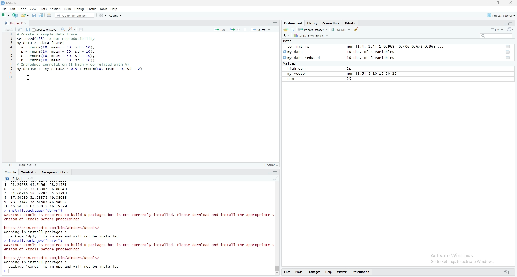  What do you see at coordinates (20, 179) in the screenshot?
I see `R 4.4.1 ~/` at bounding box center [20, 179].